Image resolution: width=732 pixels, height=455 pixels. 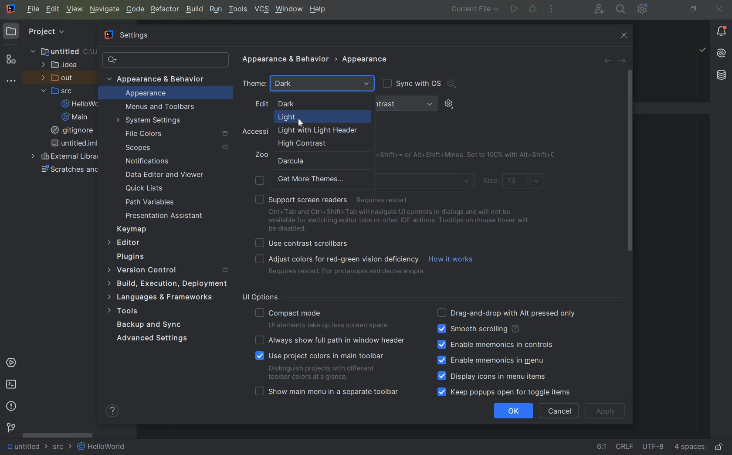 What do you see at coordinates (58, 435) in the screenshot?
I see `SCROLLBAR` at bounding box center [58, 435].